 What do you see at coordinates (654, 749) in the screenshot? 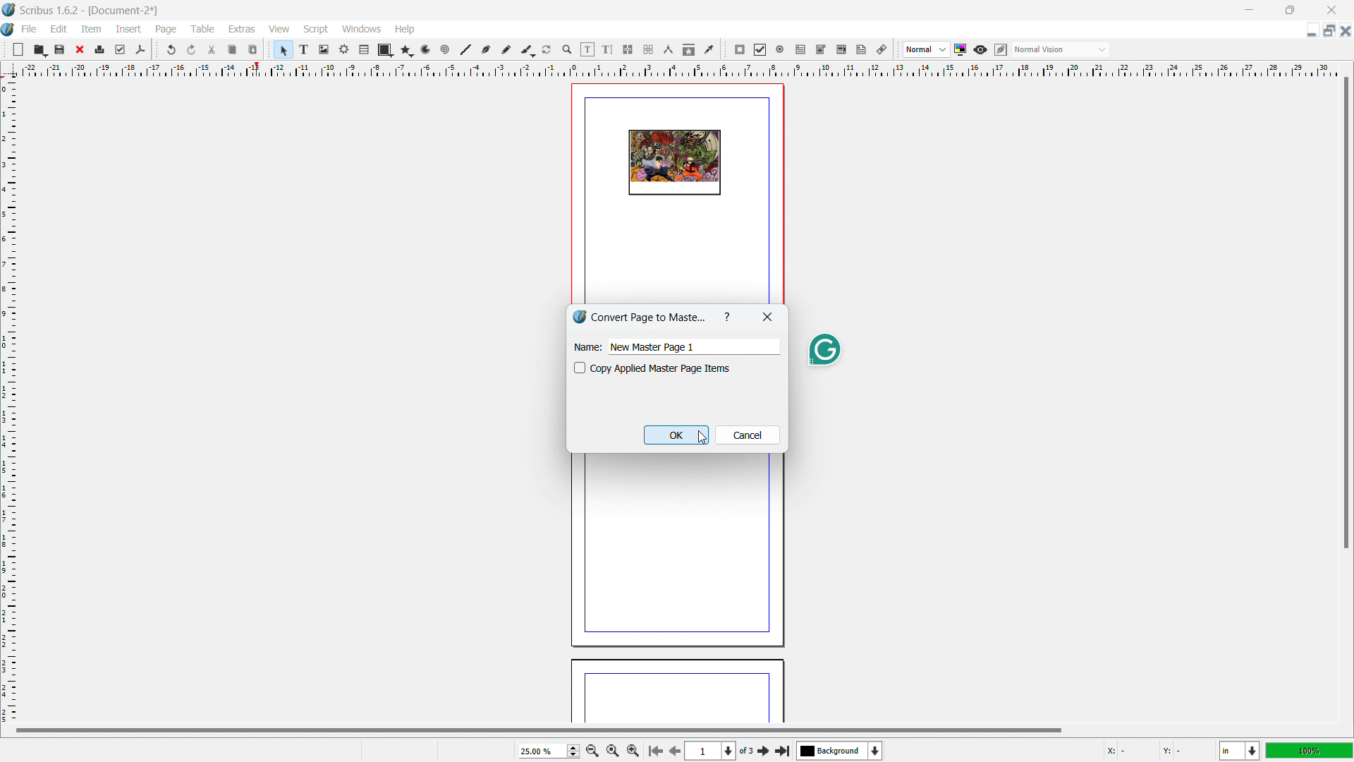
I see `first page` at bounding box center [654, 749].